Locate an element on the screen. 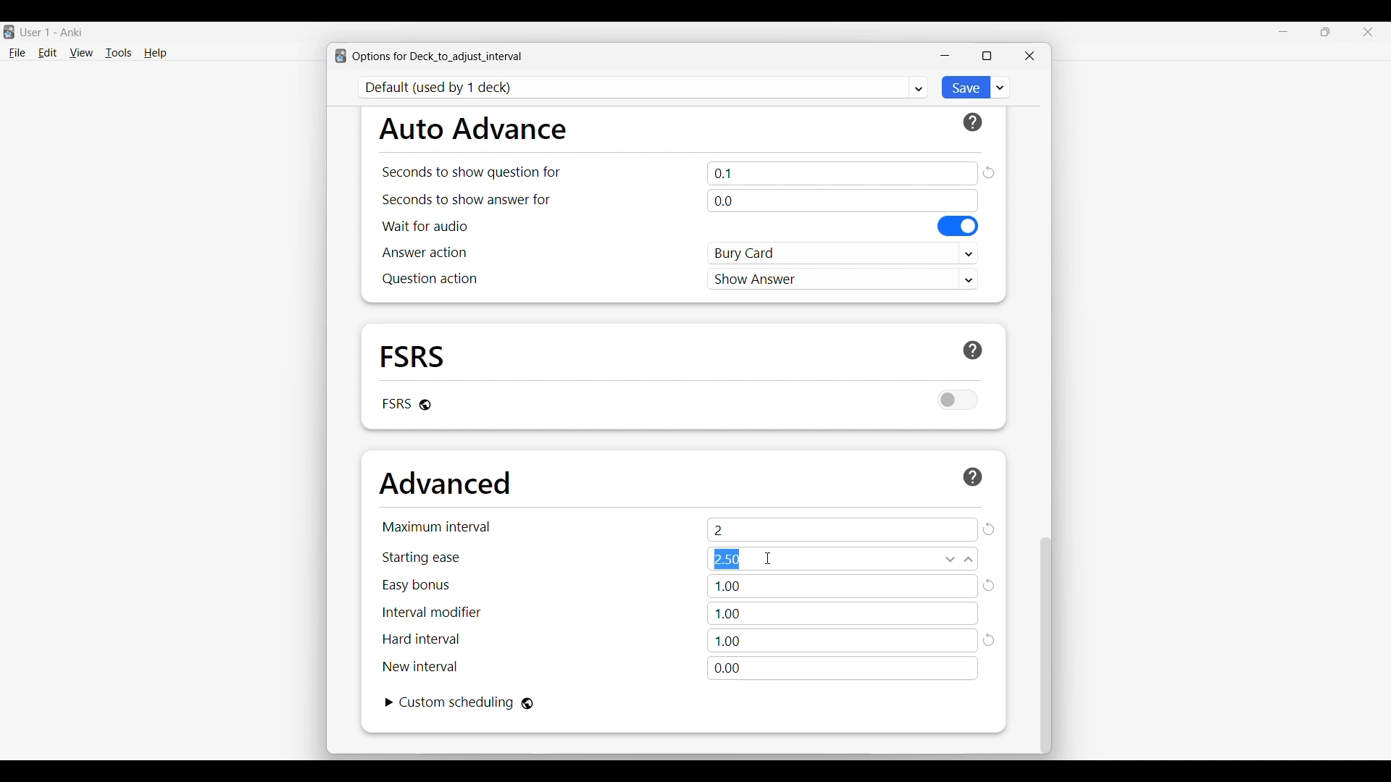  Indicates custom scheduling is located at coordinates (457, 702).